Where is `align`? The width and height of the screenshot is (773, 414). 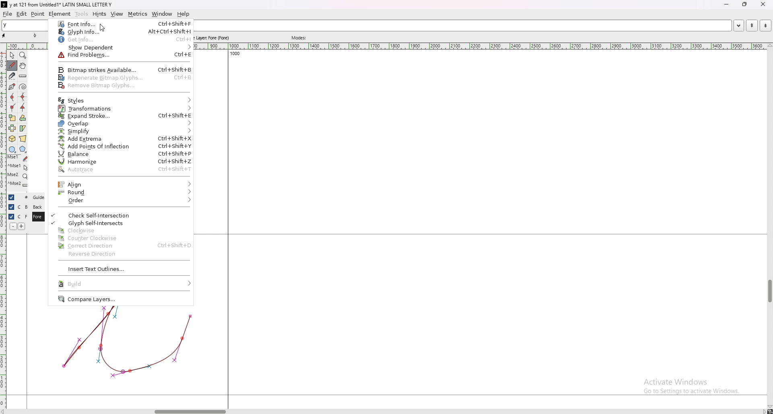
align is located at coordinates (122, 184).